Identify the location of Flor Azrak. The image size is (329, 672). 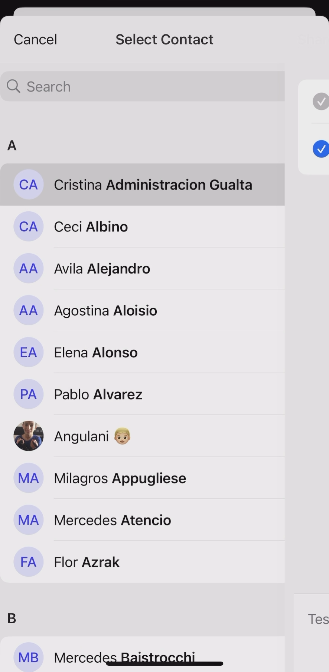
(72, 560).